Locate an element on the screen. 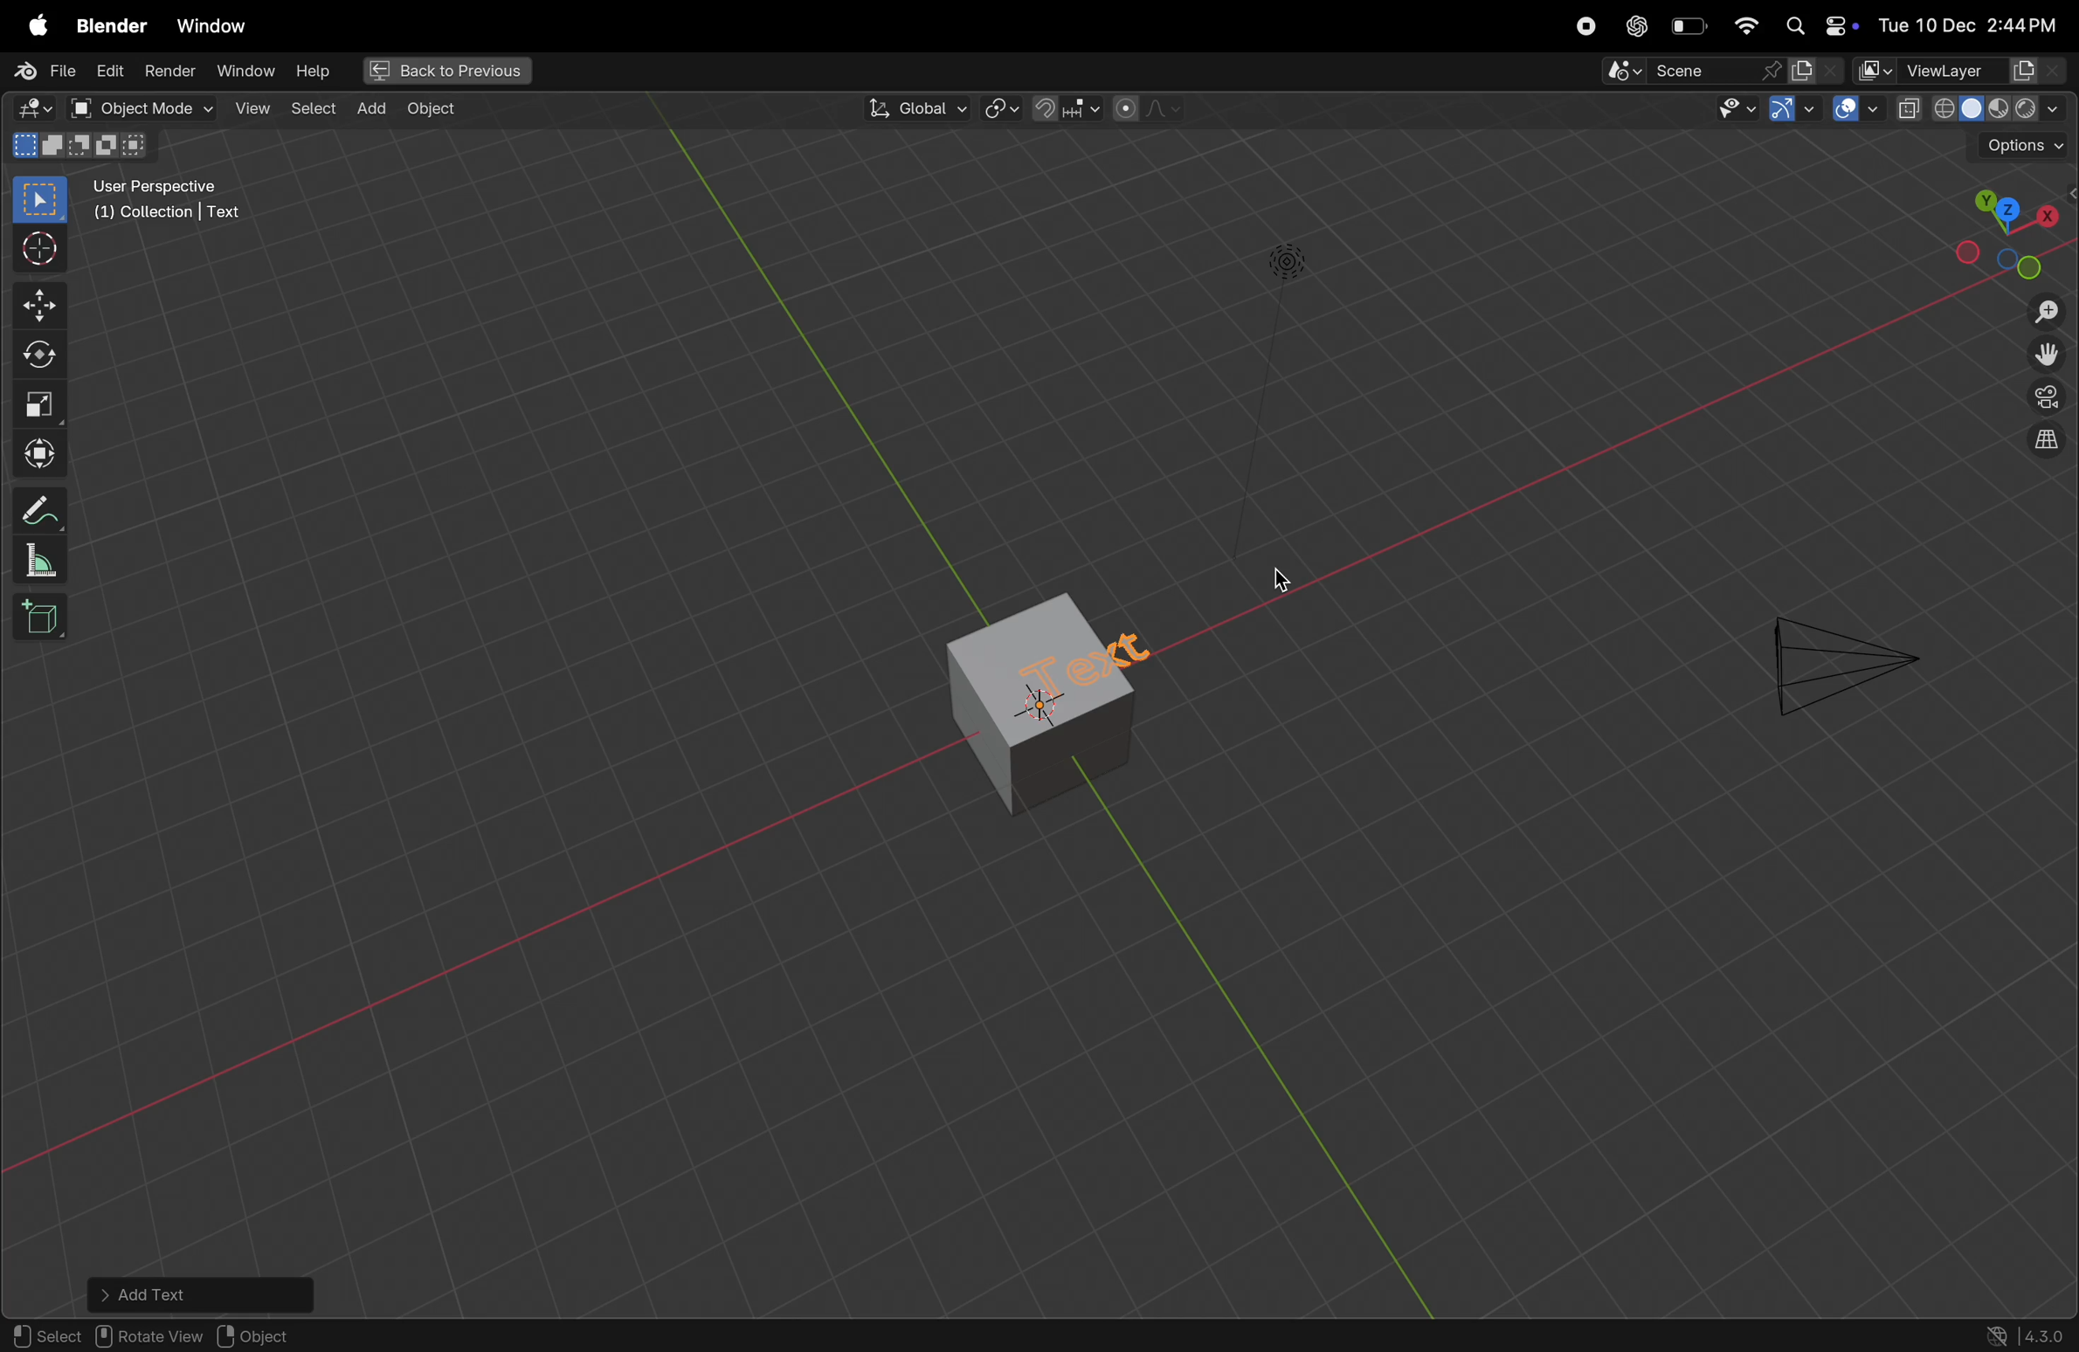  view is located at coordinates (252, 110).